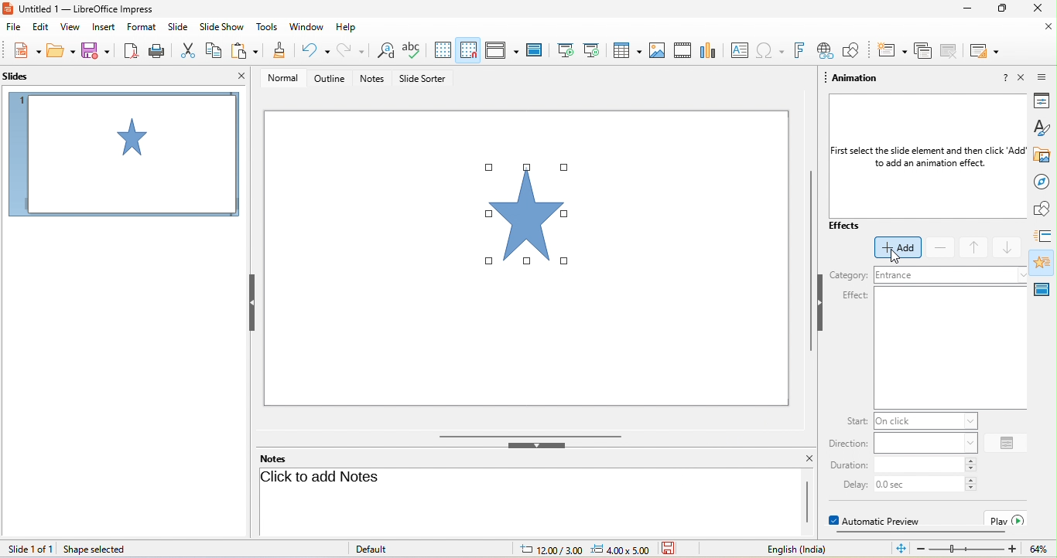 This screenshot has width=1057, height=558. Describe the element at coordinates (1043, 76) in the screenshot. I see `sidebar setting` at that location.